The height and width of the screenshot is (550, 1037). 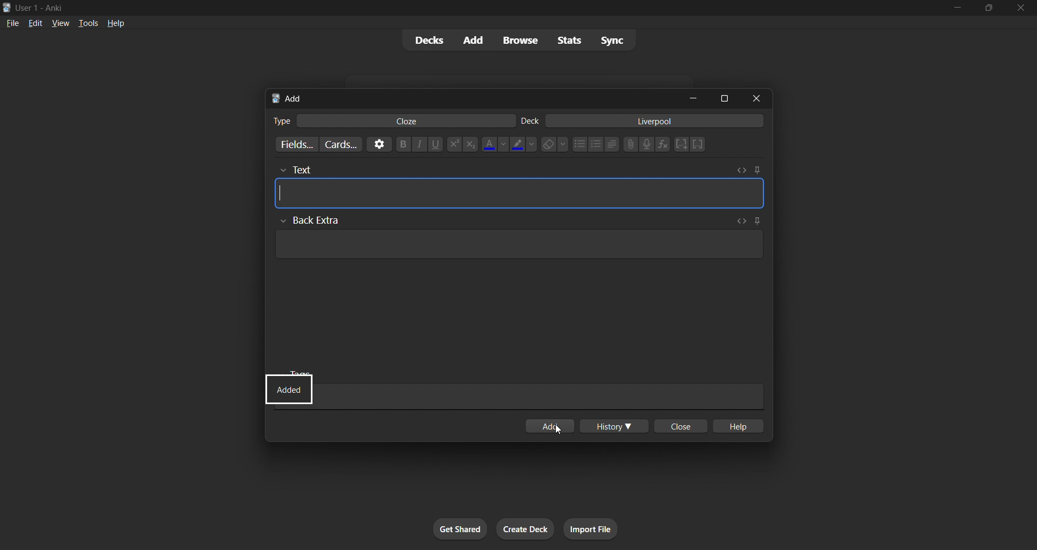 What do you see at coordinates (469, 148) in the screenshot?
I see `subscript` at bounding box center [469, 148].